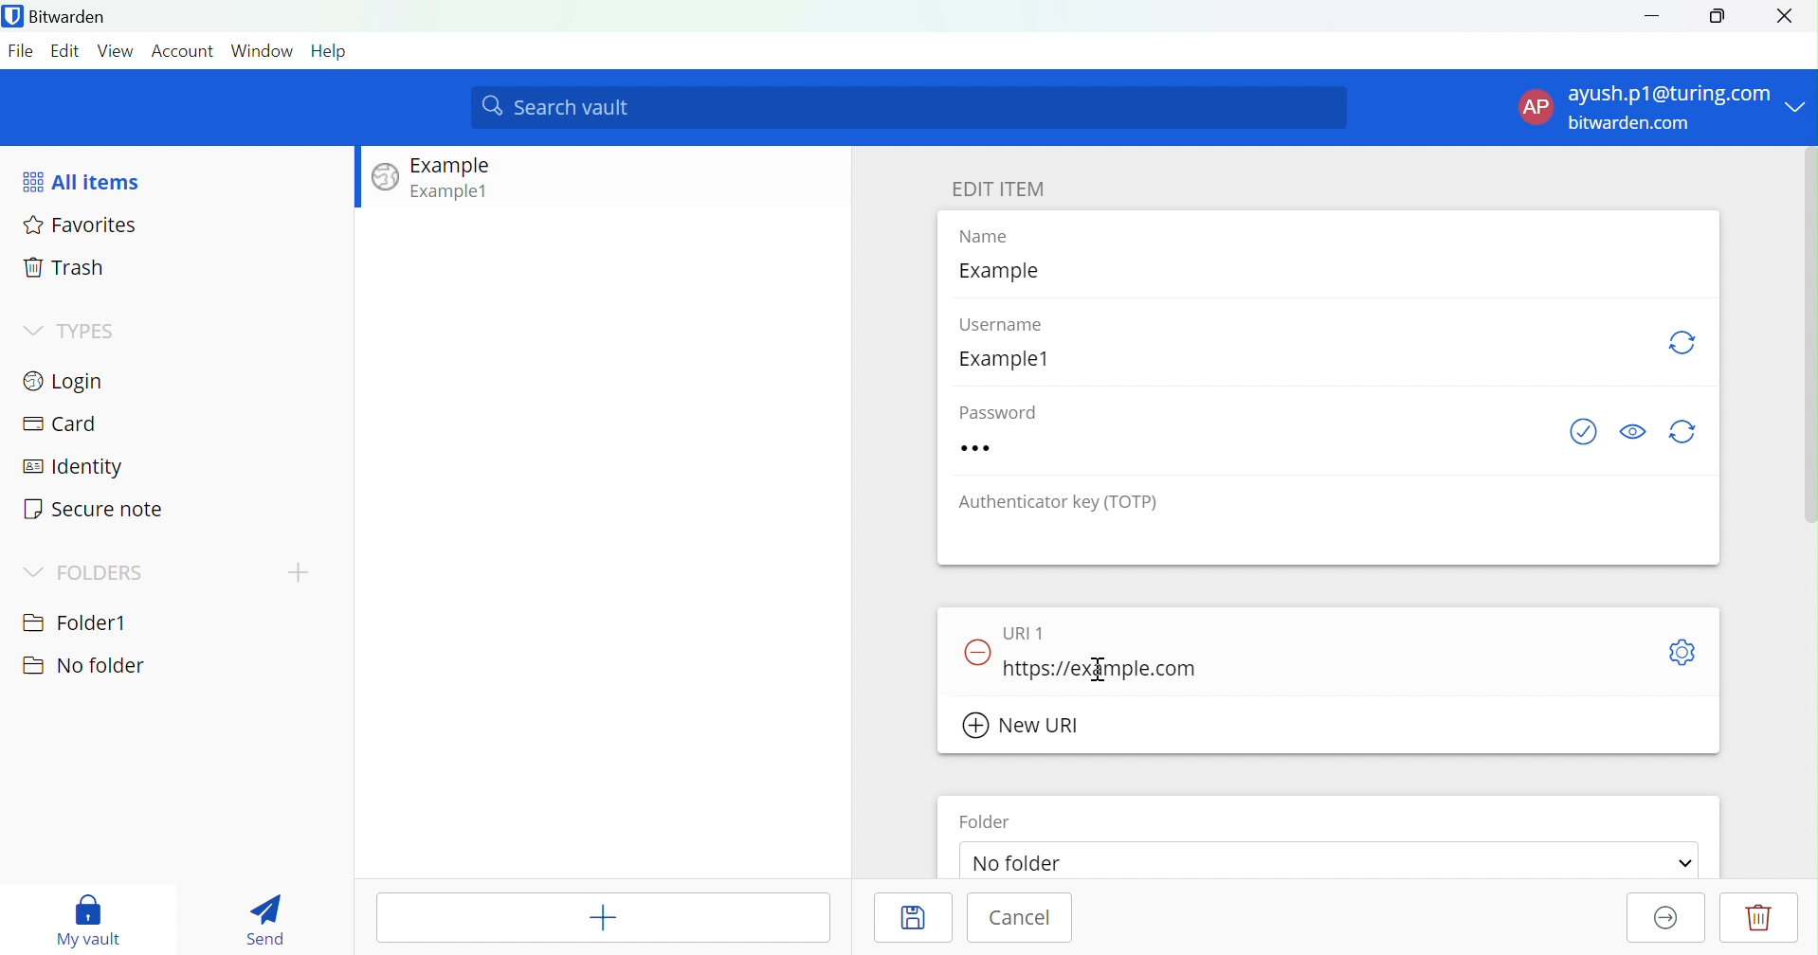 This screenshot has width=1818, height=955. I want to click on Example1, so click(1013, 359).